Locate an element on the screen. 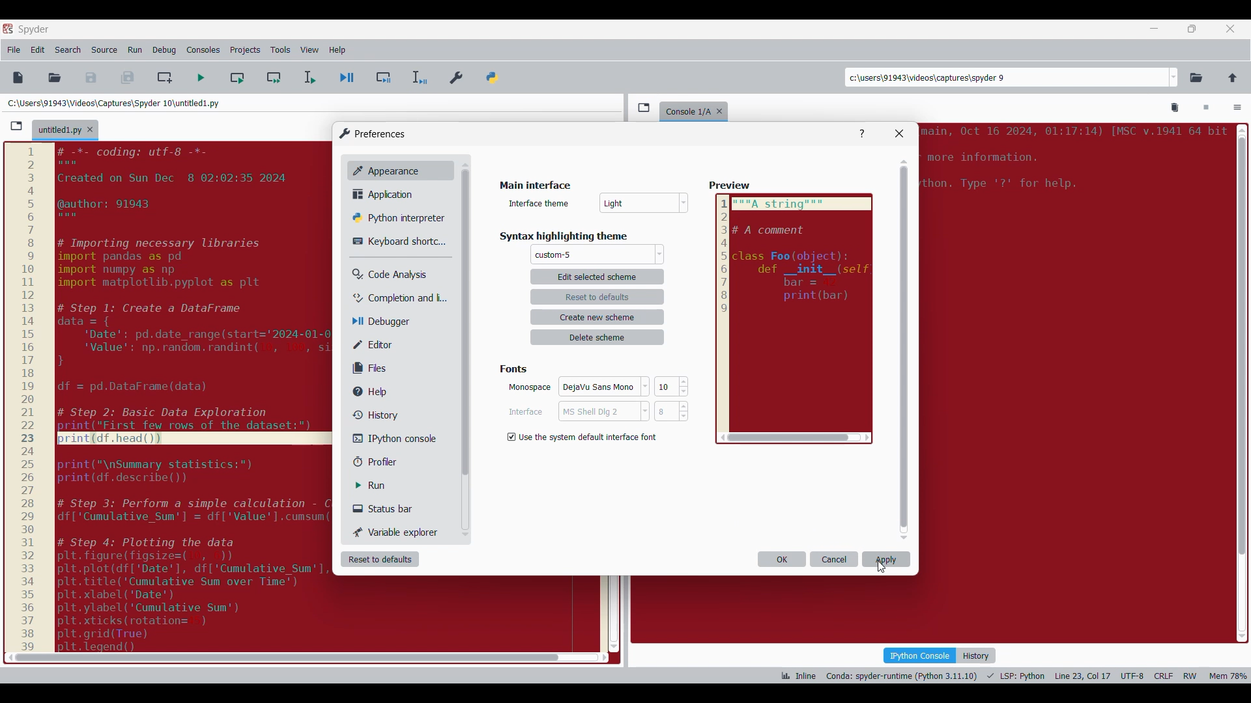  Apply is located at coordinates (886, 559).